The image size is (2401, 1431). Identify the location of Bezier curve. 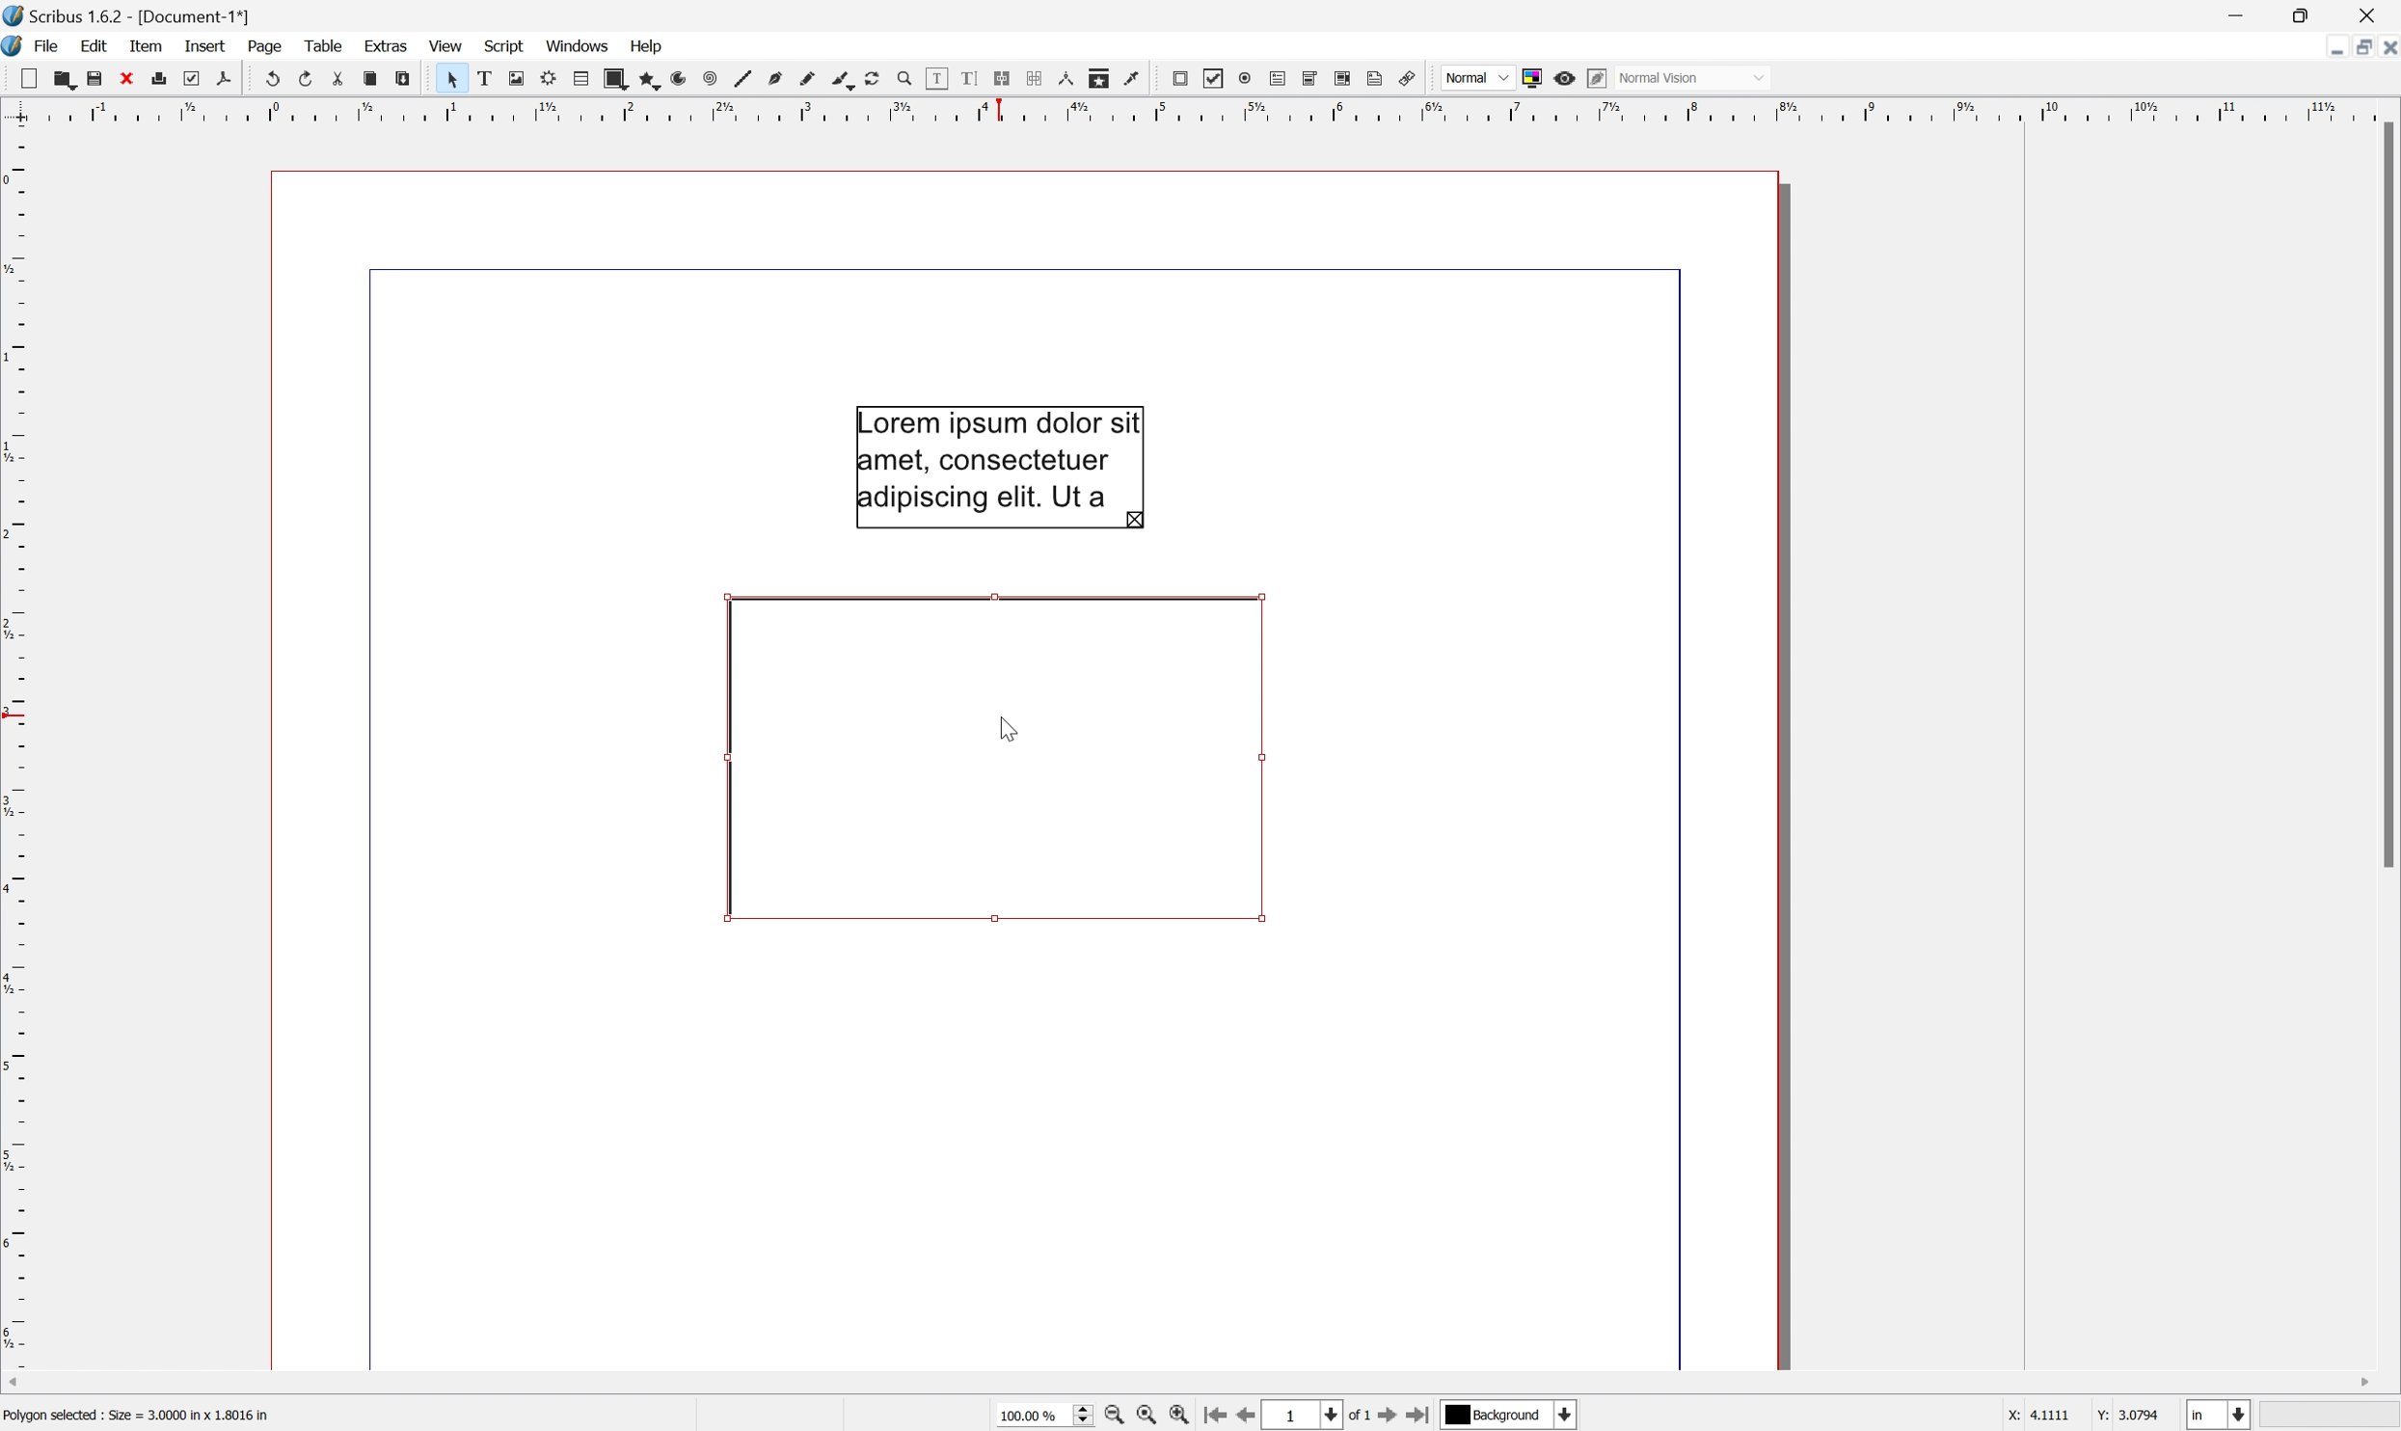
(770, 82).